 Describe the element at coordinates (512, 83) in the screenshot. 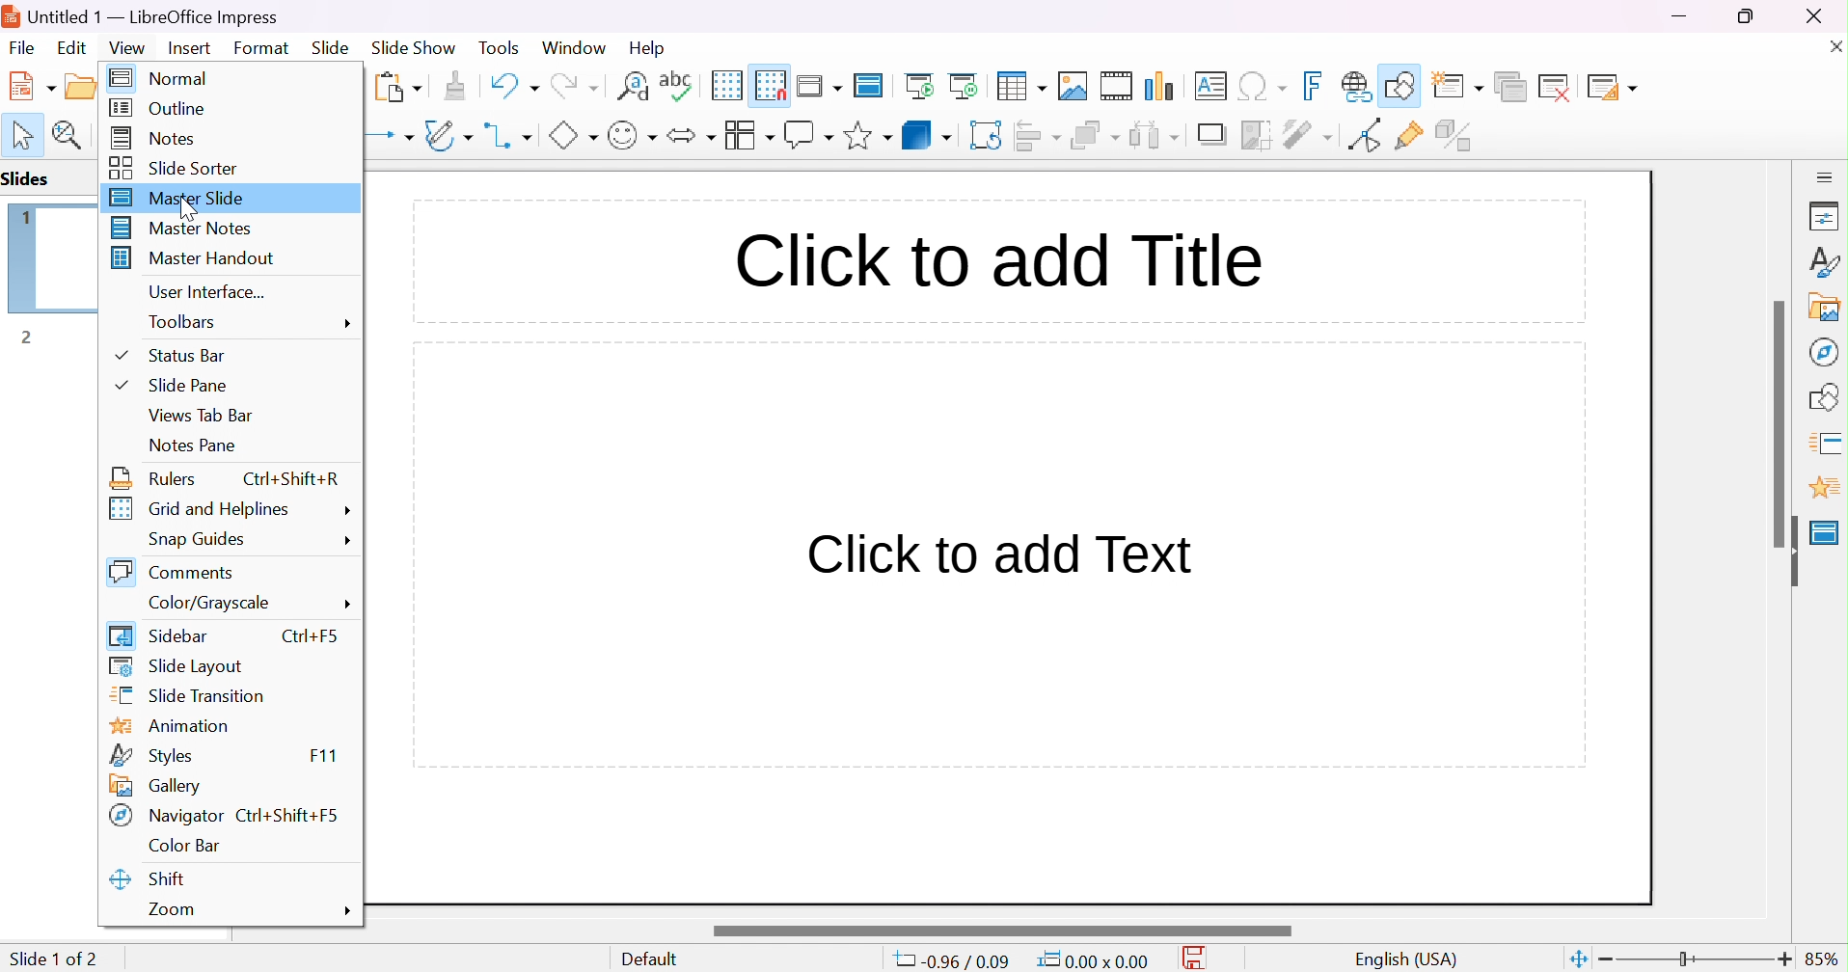

I see `undo` at that location.